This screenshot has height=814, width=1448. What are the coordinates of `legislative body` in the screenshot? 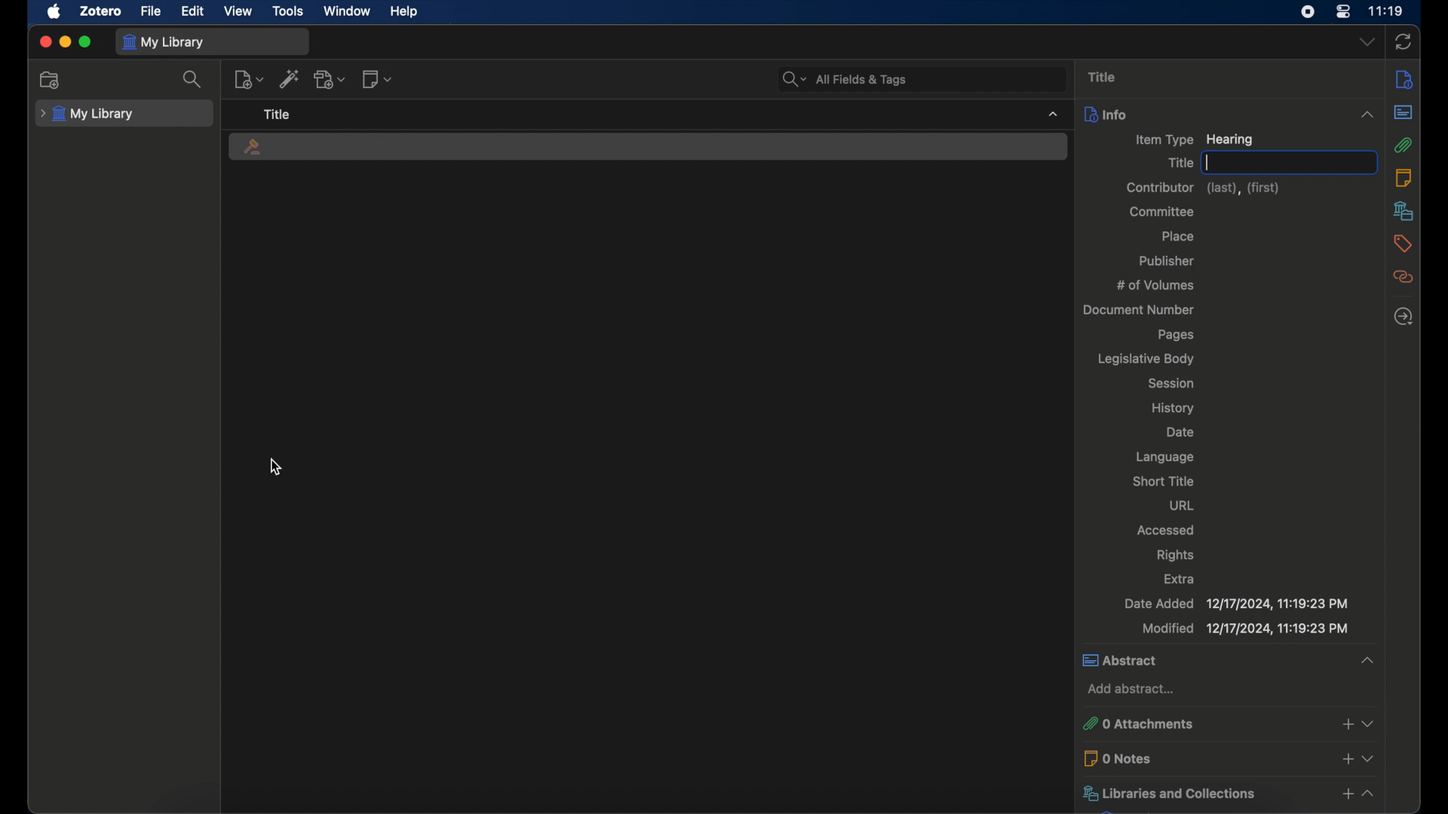 It's located at (1146, 358).